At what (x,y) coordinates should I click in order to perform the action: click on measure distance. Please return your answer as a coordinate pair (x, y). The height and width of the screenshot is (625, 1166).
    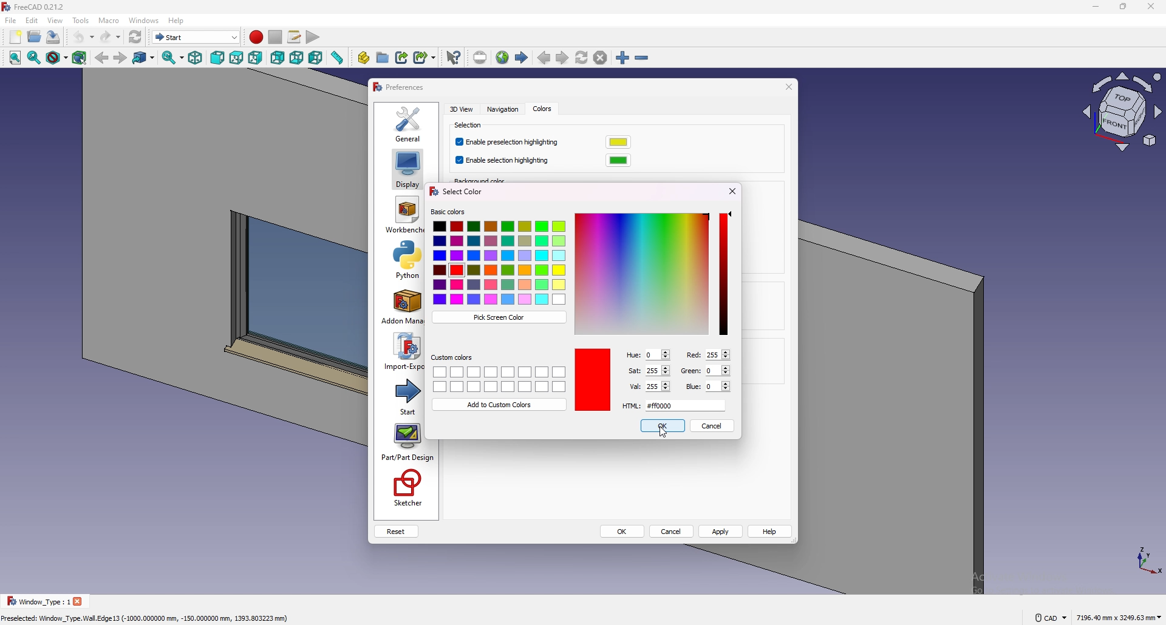
    Looking at the image, I should click on (338, 58).